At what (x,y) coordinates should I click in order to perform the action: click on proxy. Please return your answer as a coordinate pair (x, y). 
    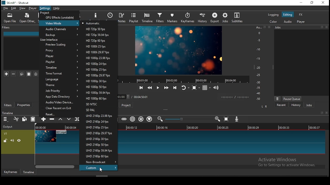
    Looking at the image, I should click on (58, 50).